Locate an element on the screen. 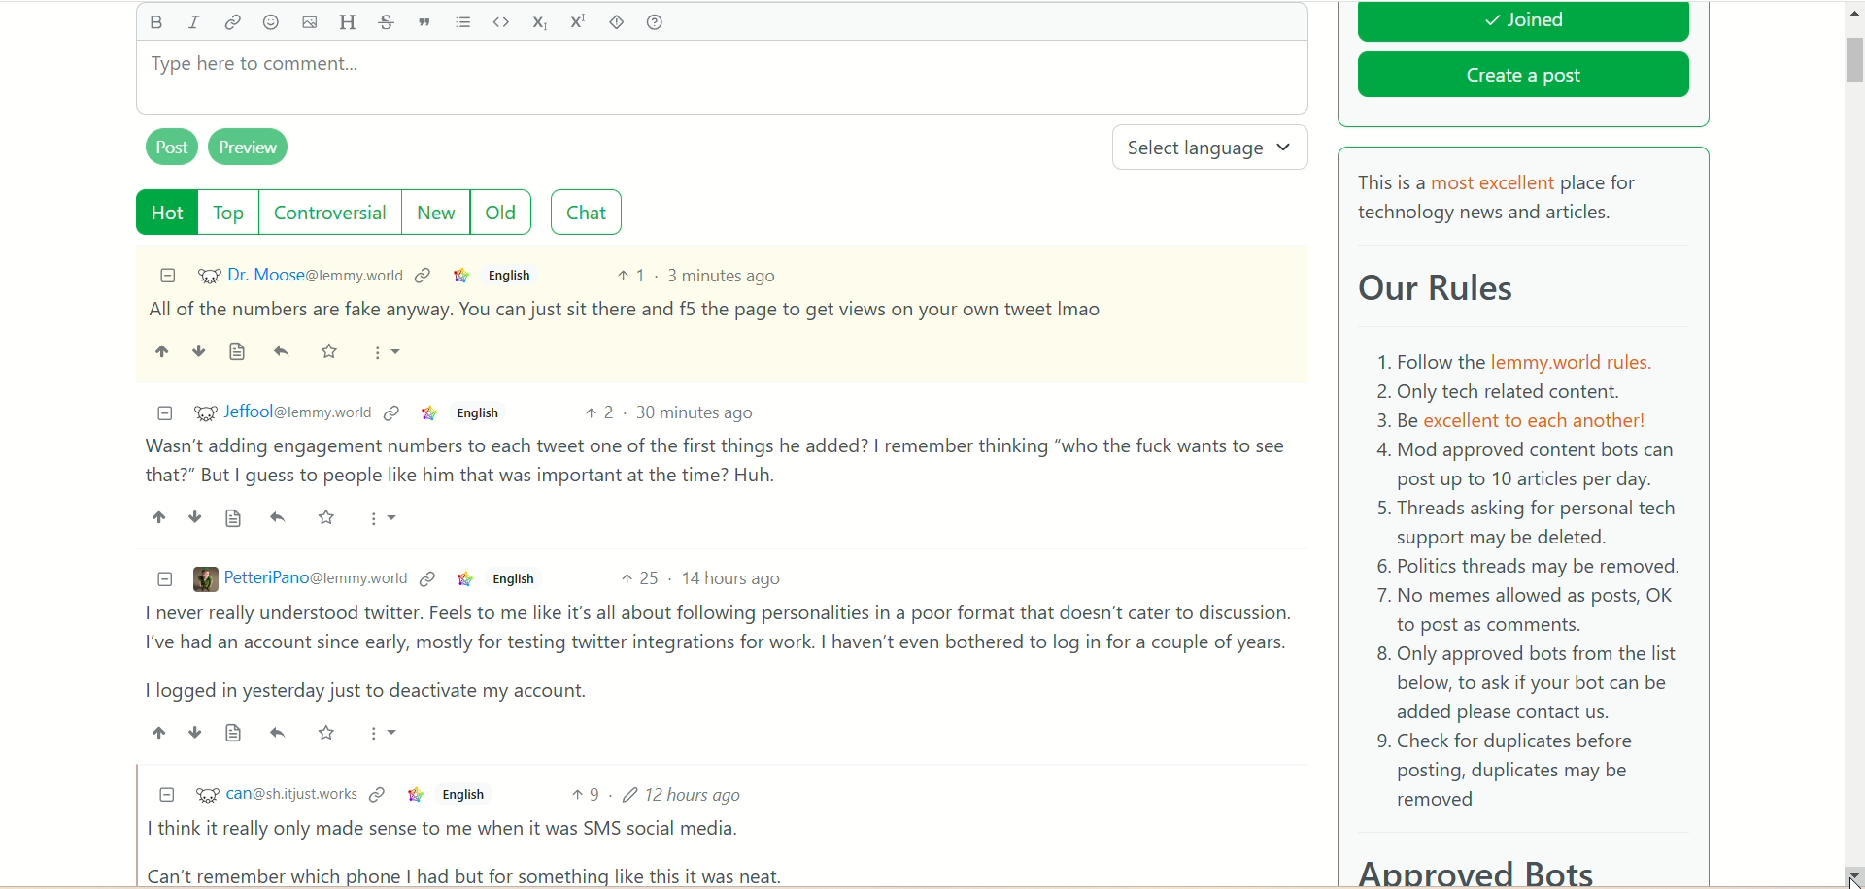 This screenshot has width=1865, height=889. | think it really only made sense to me when it was SMS social media.
Can't remember which phone | had but for something like this it was neat. is located at coordinates (471, 851).